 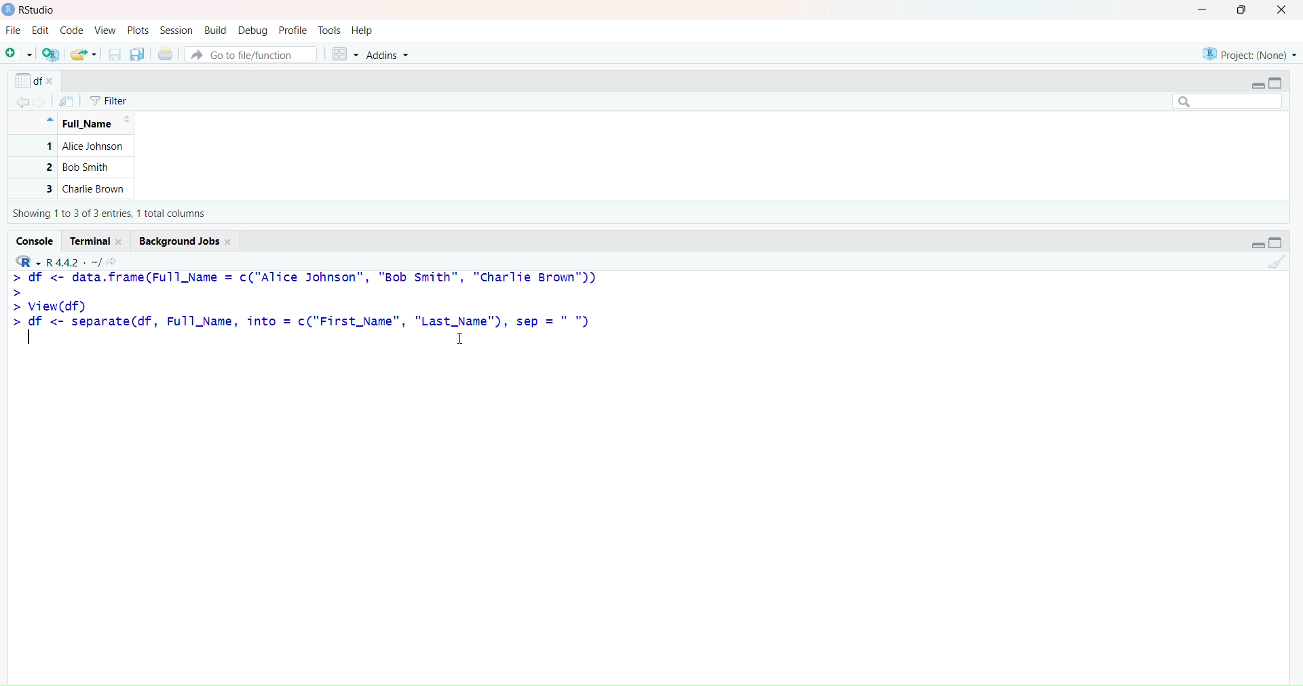 I want to click on Addins, so click(x=390, y=55).